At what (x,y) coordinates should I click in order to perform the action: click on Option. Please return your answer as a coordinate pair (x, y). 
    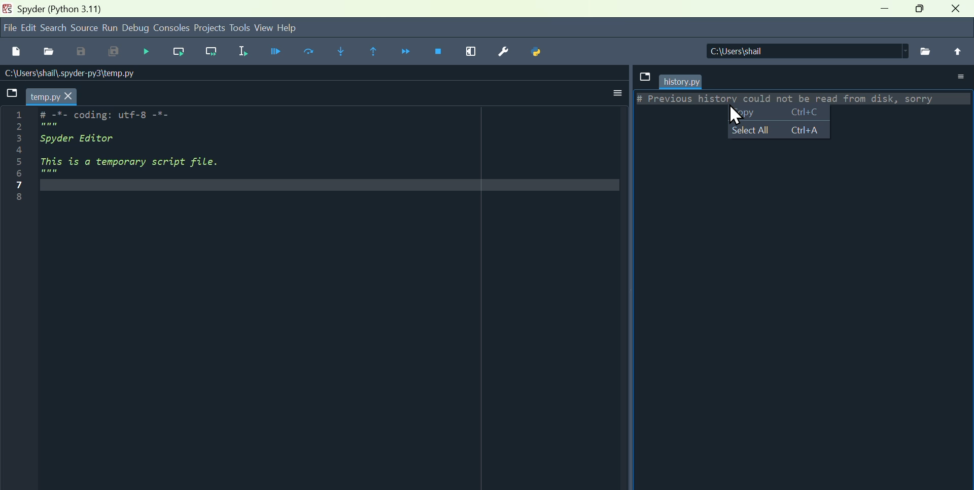
    Looking at the image, I should click on (960, 77).